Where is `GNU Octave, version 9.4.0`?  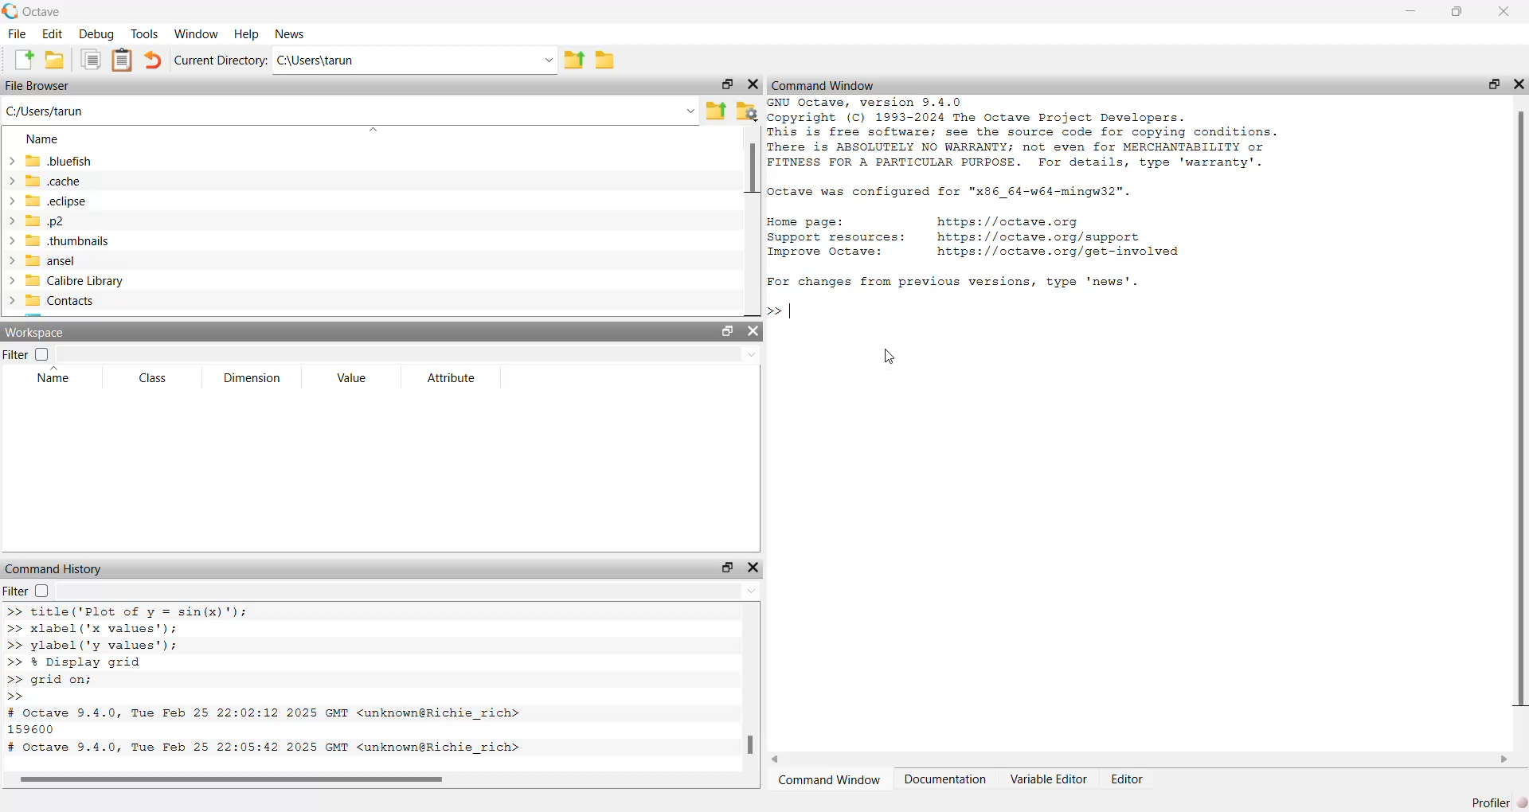 GNU Octave, version 9.4.0 is located at coordinates (867, 102).